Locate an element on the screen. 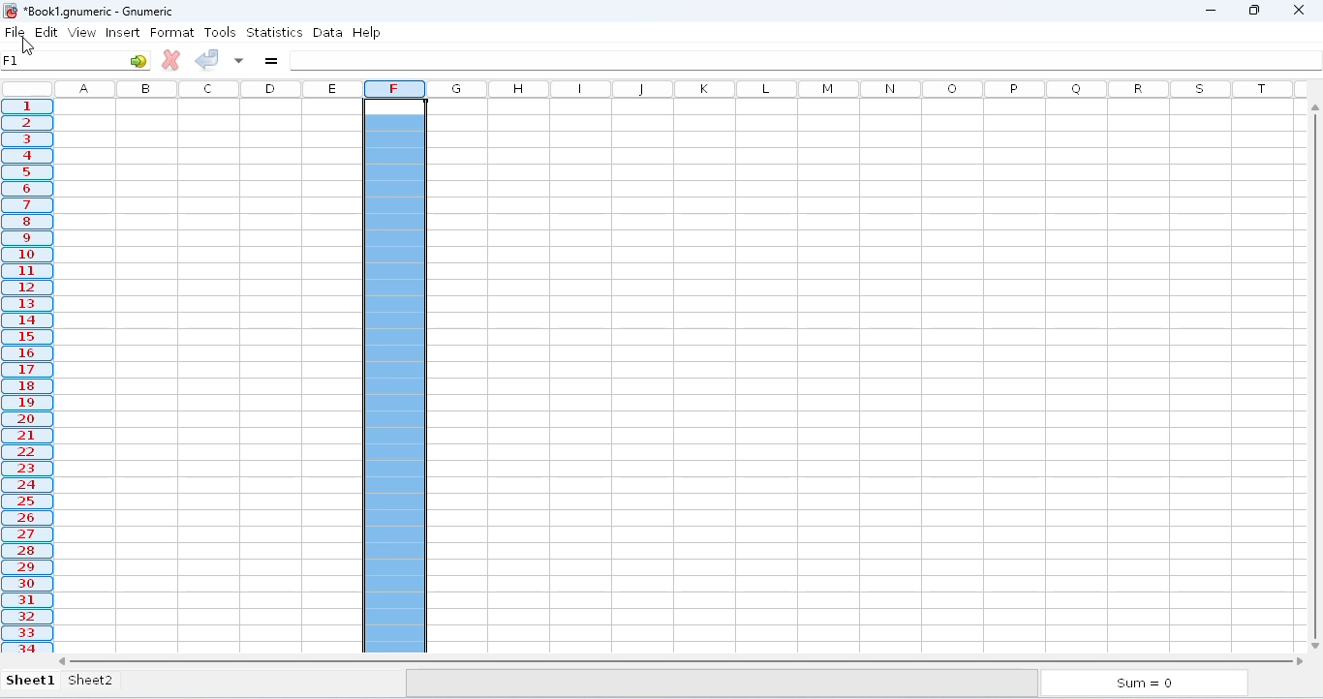 The width and height of the screenshot is (1323, 699). sheet2 is located at coordinates (91, 681).